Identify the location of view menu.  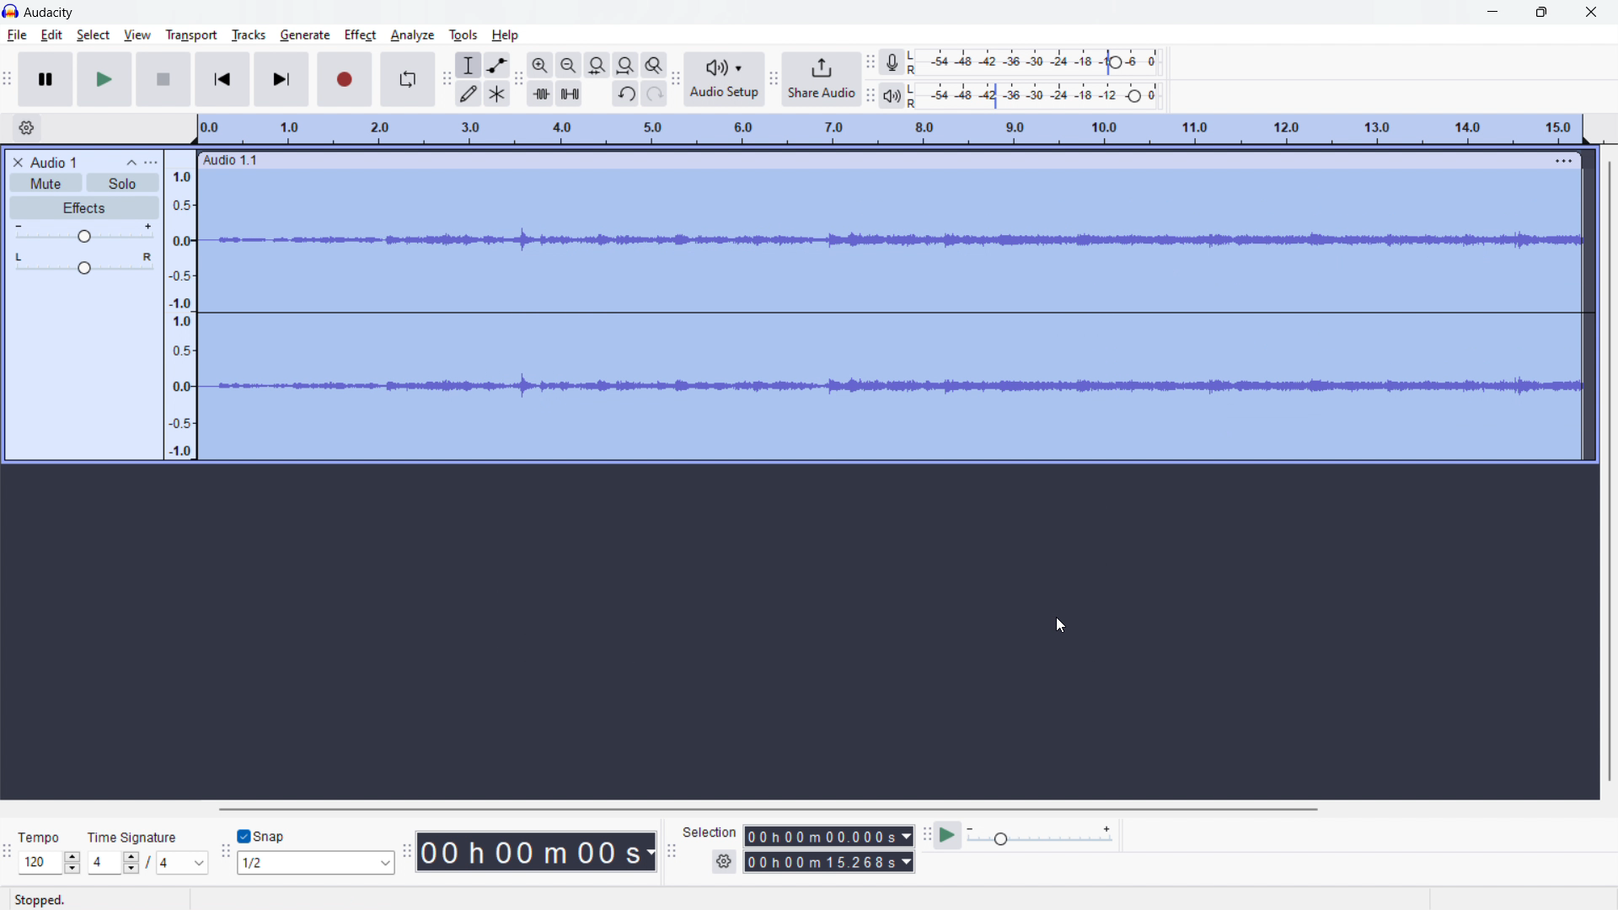
(150, 162).